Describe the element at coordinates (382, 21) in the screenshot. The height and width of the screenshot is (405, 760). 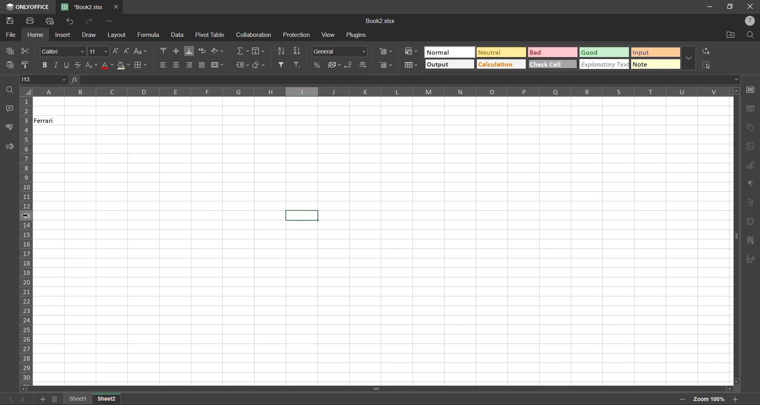
I see `filename` at that location.